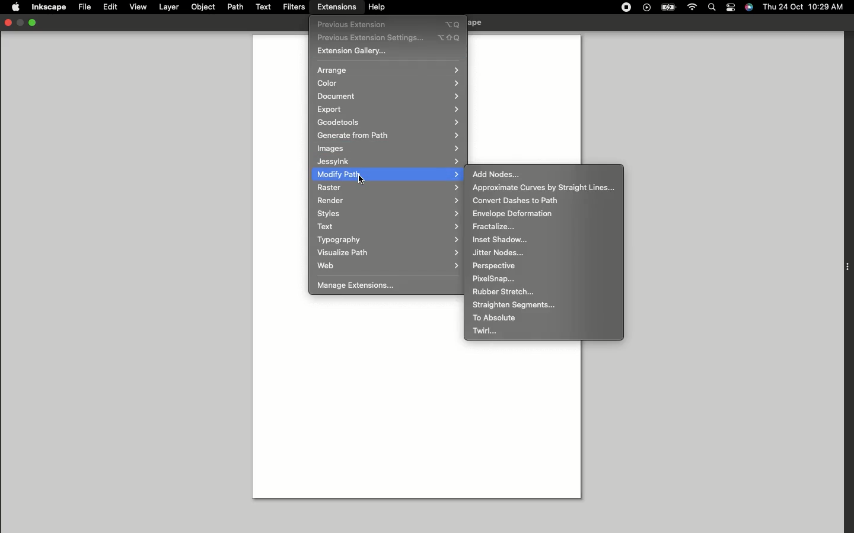 The width and height of the screenshot is (854, 533). What do you see at coordinates (386, 174) in the screenshot?
I see `Modify path` at bounding box center [386, 174].